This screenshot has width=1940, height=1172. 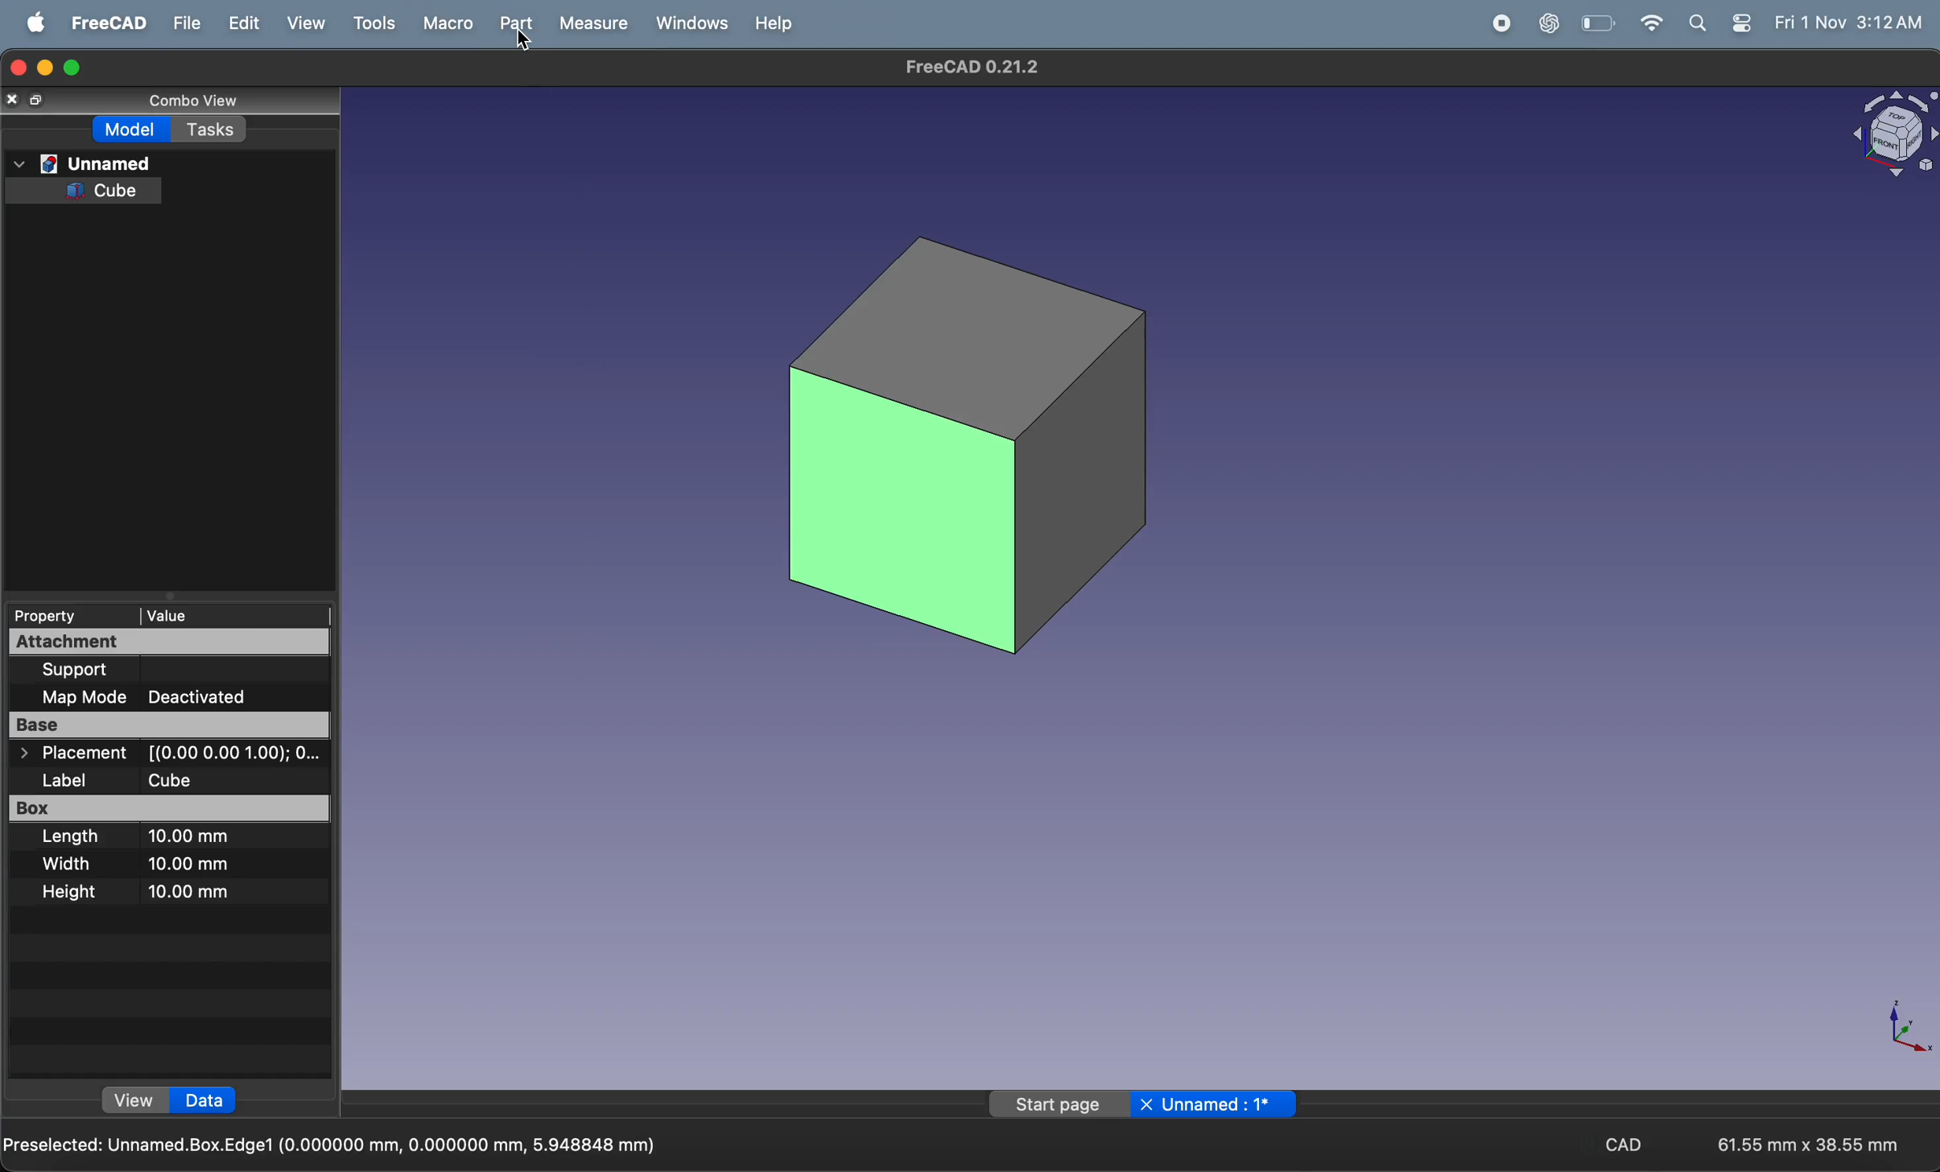 I want to click on file, so click(x=183, y=24).